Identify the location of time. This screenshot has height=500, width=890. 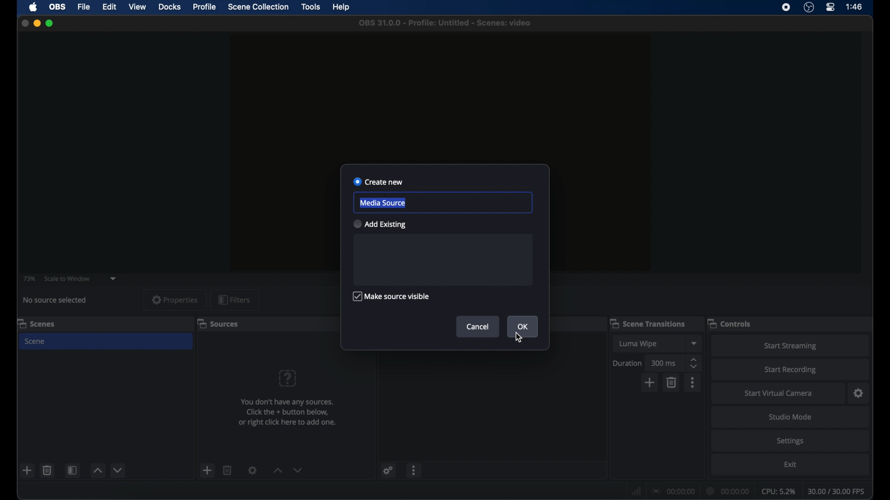
(855, 6).